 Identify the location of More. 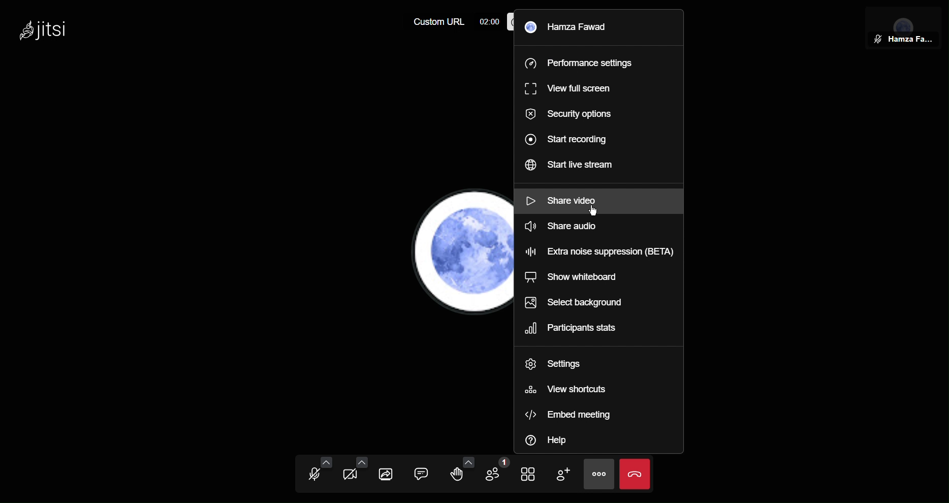
(598, 474).